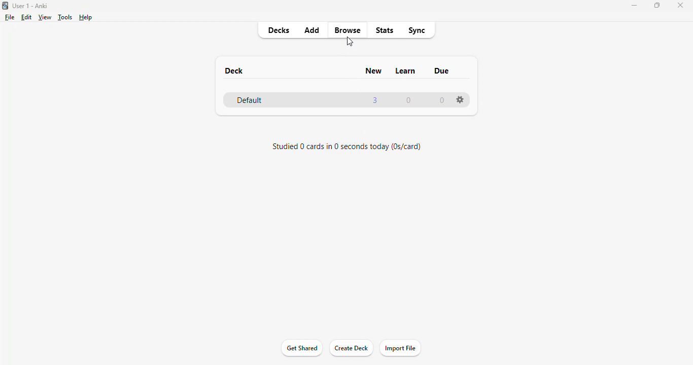 The image size is (693, 365). Describe the element at coordinates (374, 100) in the screenshot. I see `3` at that location.